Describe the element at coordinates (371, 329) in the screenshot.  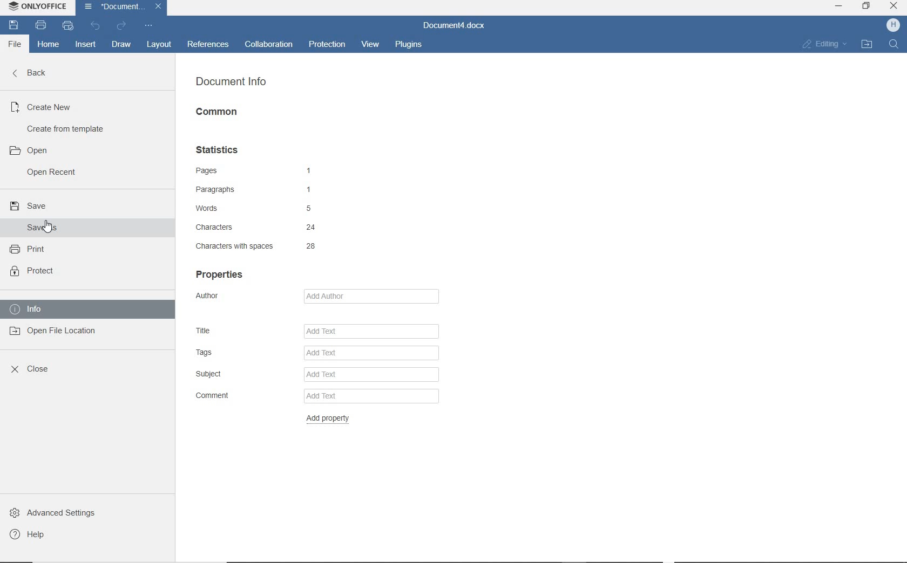
I see `Add Text` at that location.